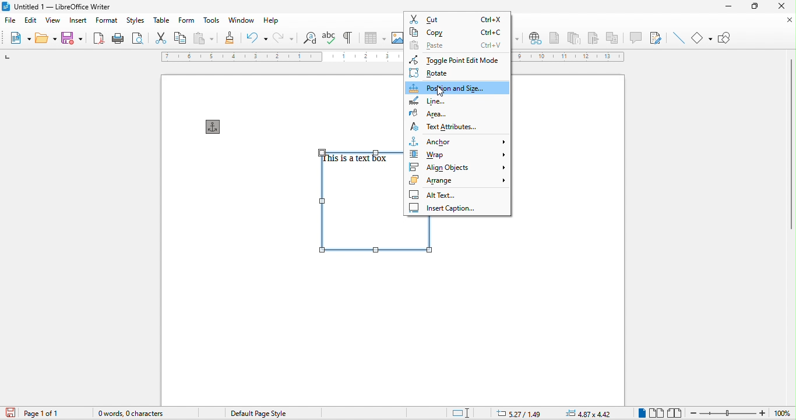  I want to click on save, so click(75, 37).